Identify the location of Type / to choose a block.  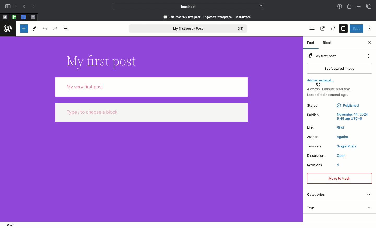
(152, 112).